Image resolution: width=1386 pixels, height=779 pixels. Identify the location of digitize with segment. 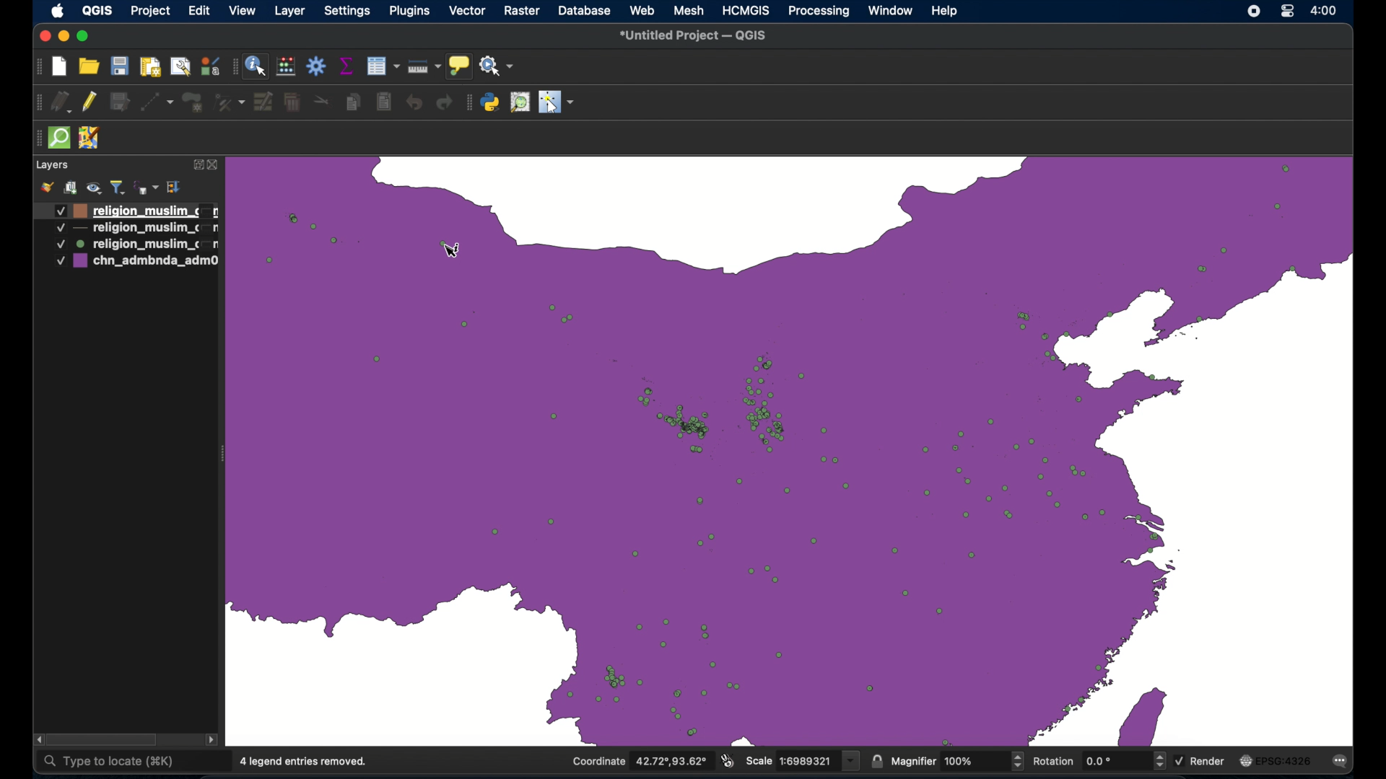
(158, 101).